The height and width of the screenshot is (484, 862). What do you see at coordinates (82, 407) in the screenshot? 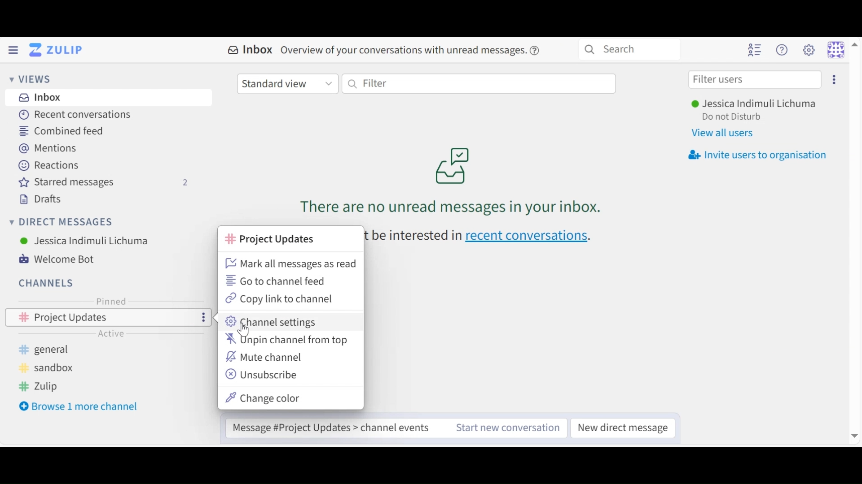
I see `Browse more channel` at bounding box center [82, 407].